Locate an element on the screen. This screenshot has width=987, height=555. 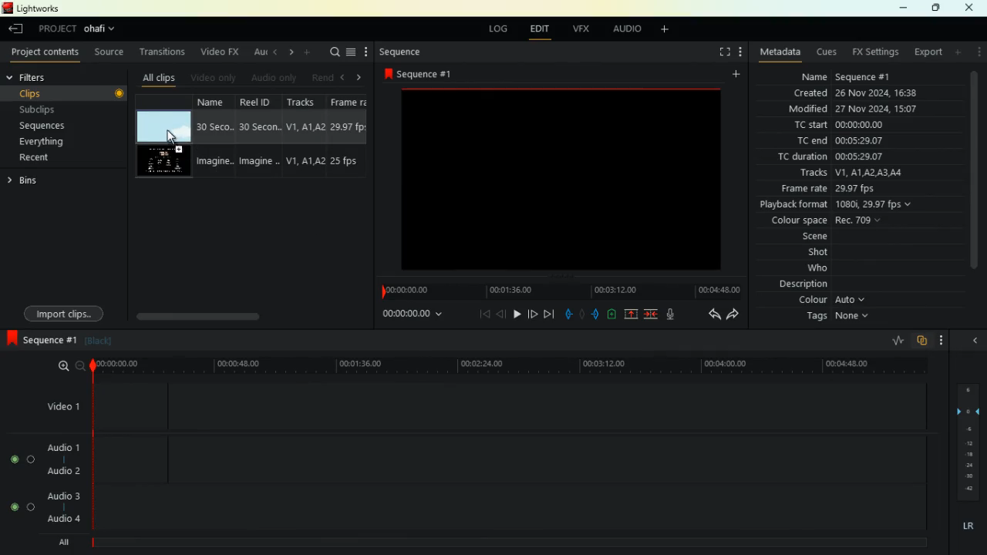
left is located at coordinates (344, 79).